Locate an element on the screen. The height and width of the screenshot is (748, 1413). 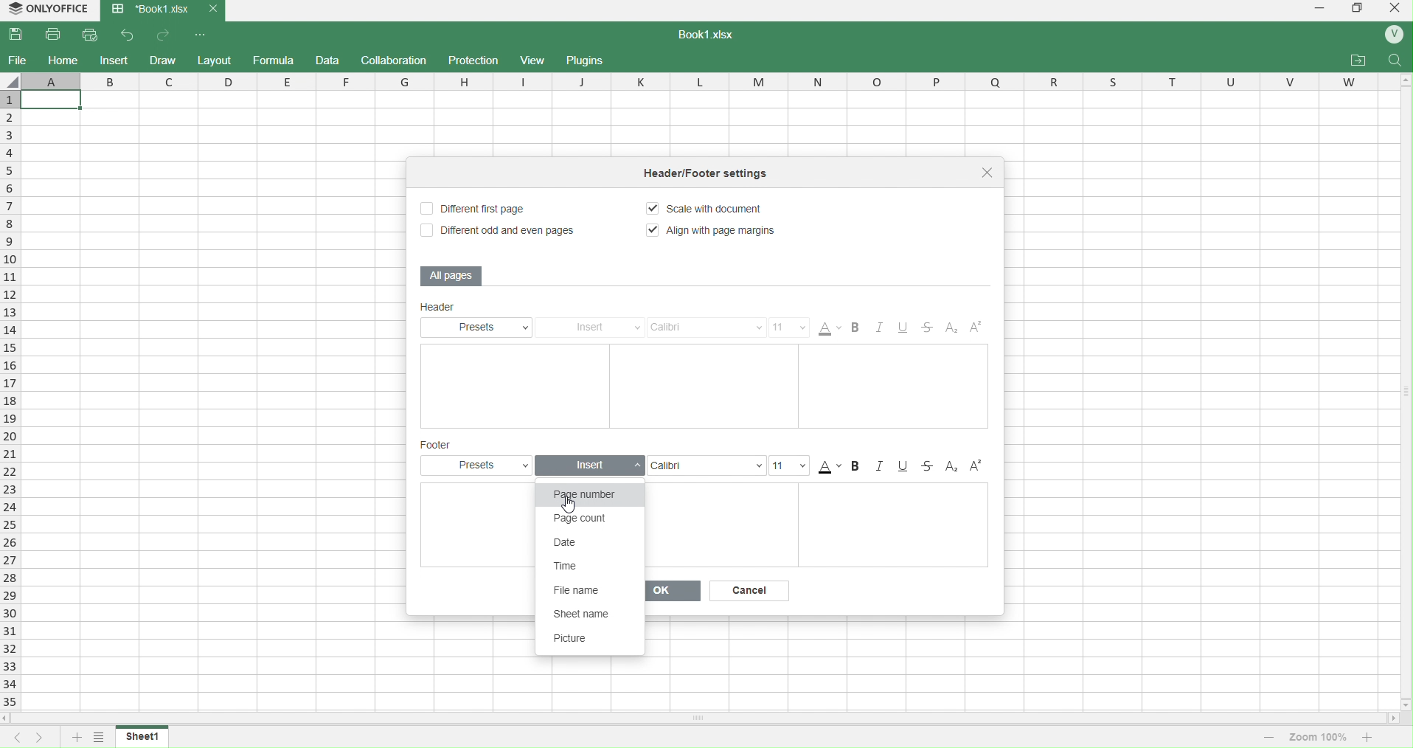
Date is located at coordinates (590, 543).